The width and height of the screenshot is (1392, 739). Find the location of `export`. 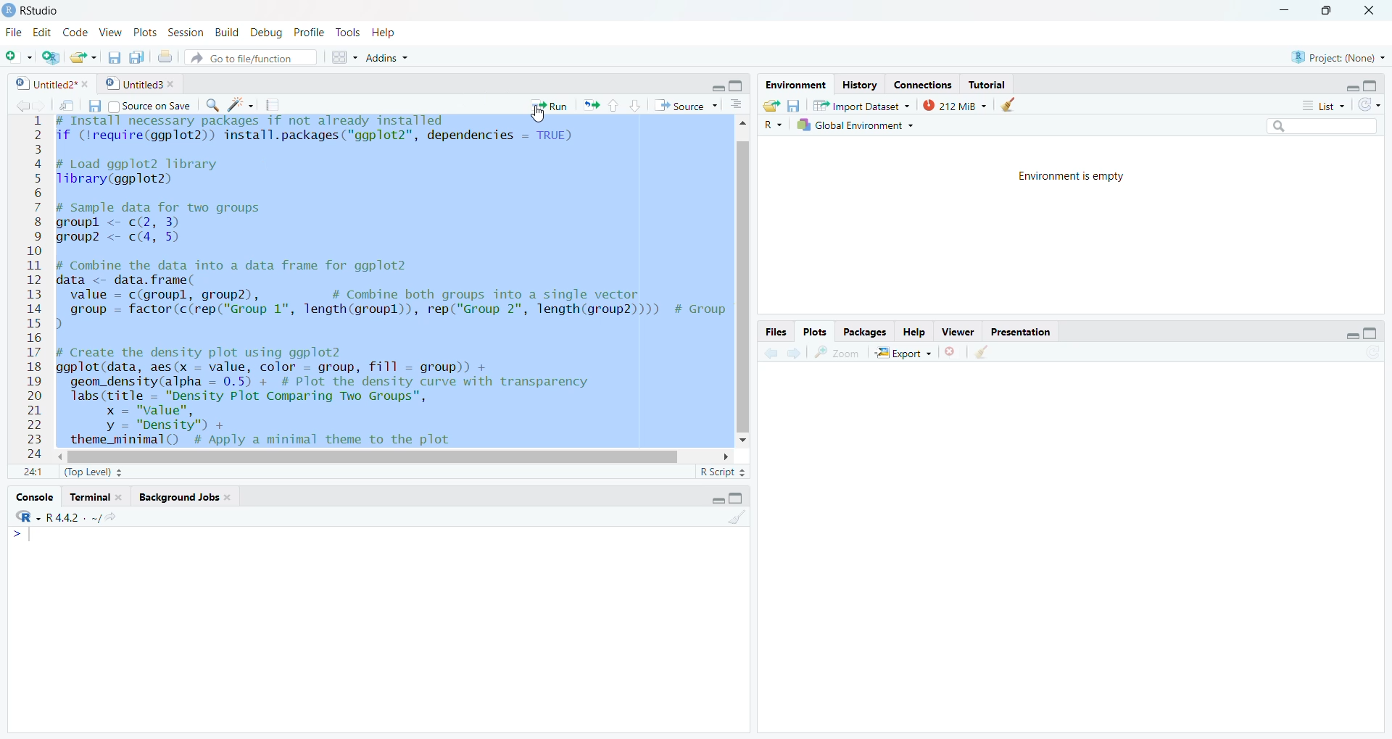

export is located at coordinates (902, 351).